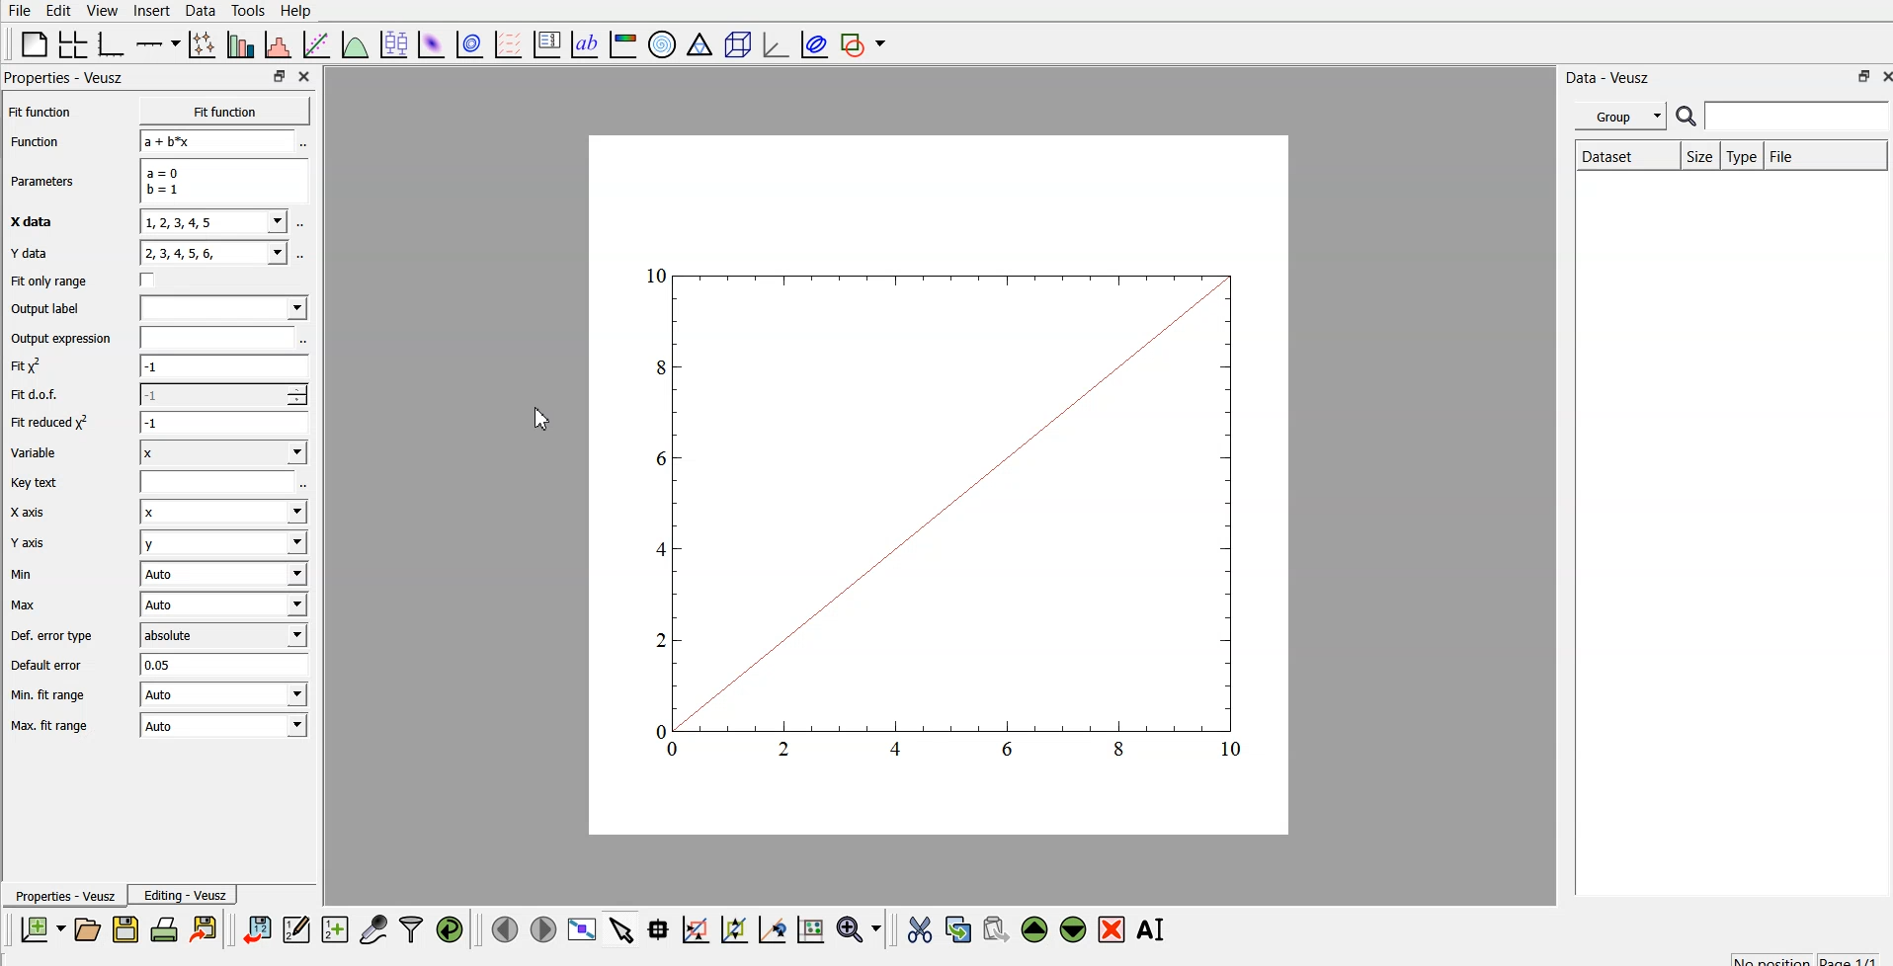 Image resolution: width=1893 pixels, height=966 pixels. I want to click on insert, so click(149, 10).